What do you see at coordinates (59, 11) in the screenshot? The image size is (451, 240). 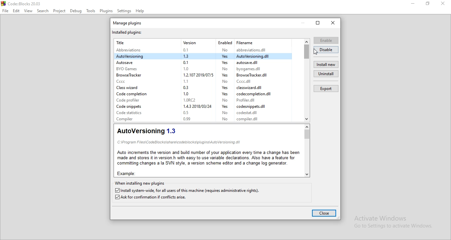 I see `Project` at bounding box center [59, 11].